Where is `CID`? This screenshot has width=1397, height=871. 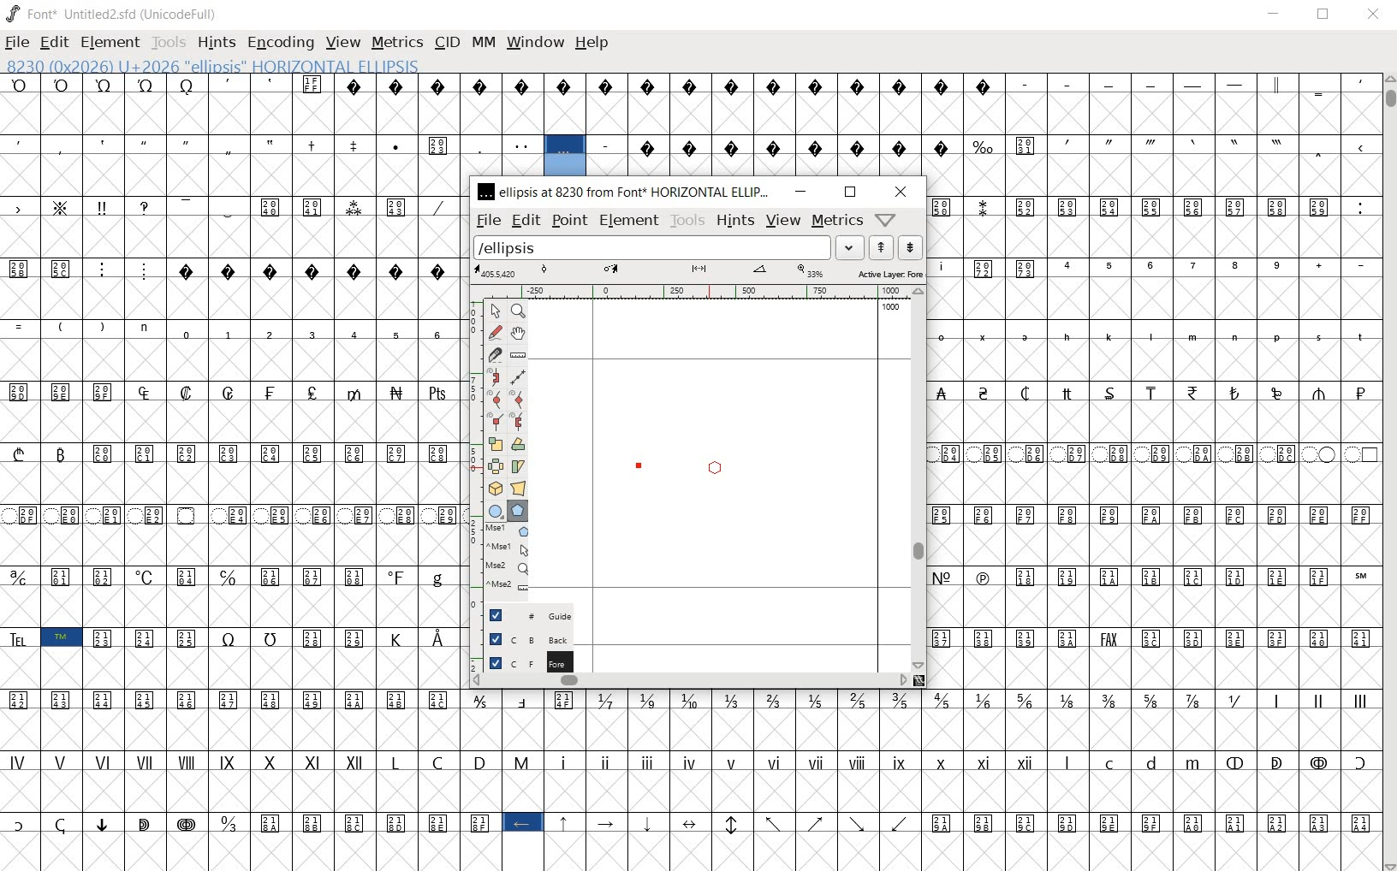 CID is located at coordinates (447, 43).